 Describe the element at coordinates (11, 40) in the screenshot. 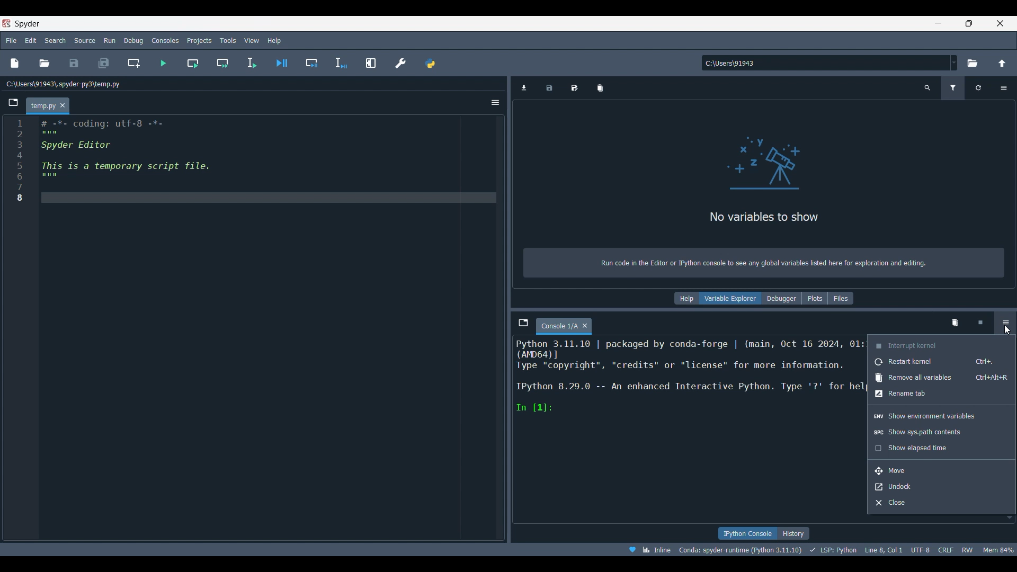

I see `File menu` at that location.